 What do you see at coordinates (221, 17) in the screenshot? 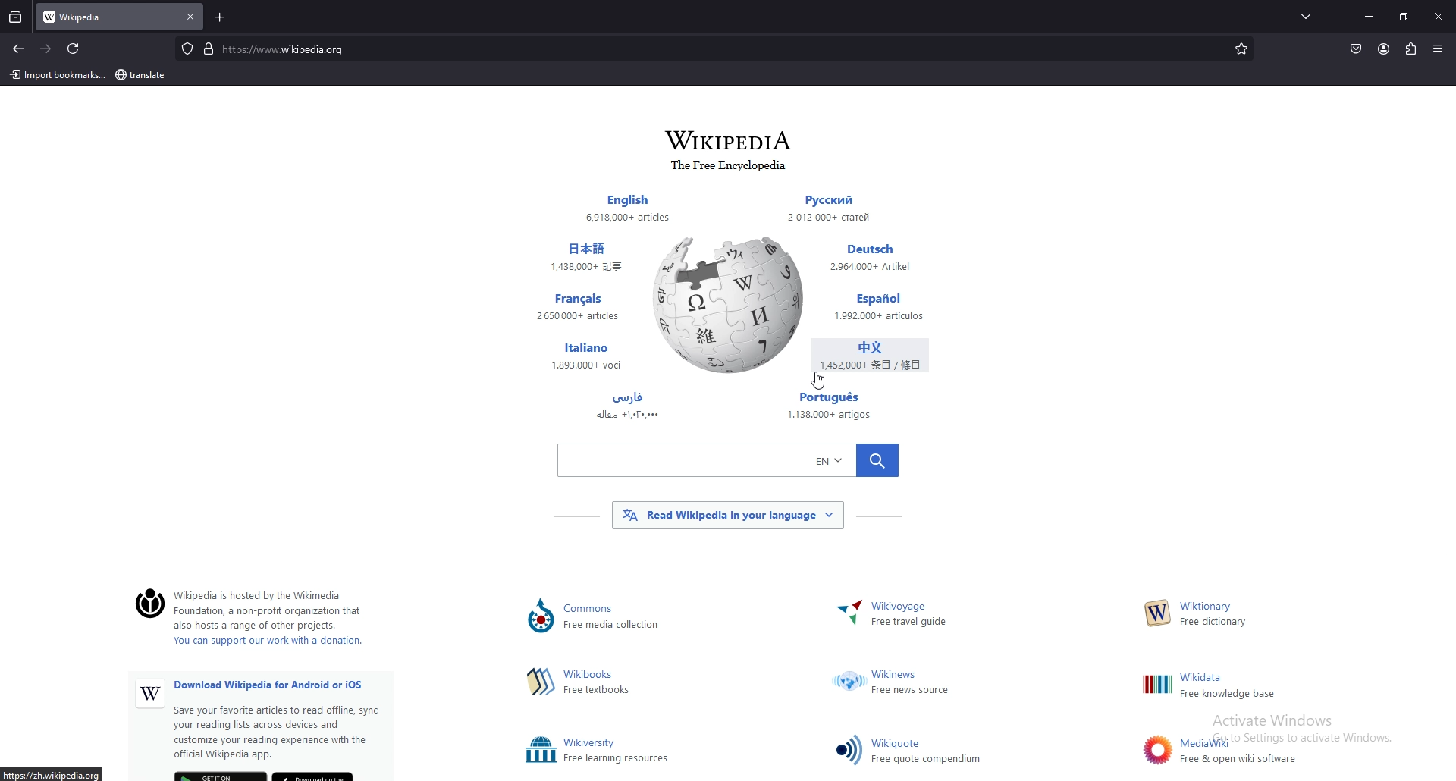
I see `add tab` at bounding box center [221, 17].